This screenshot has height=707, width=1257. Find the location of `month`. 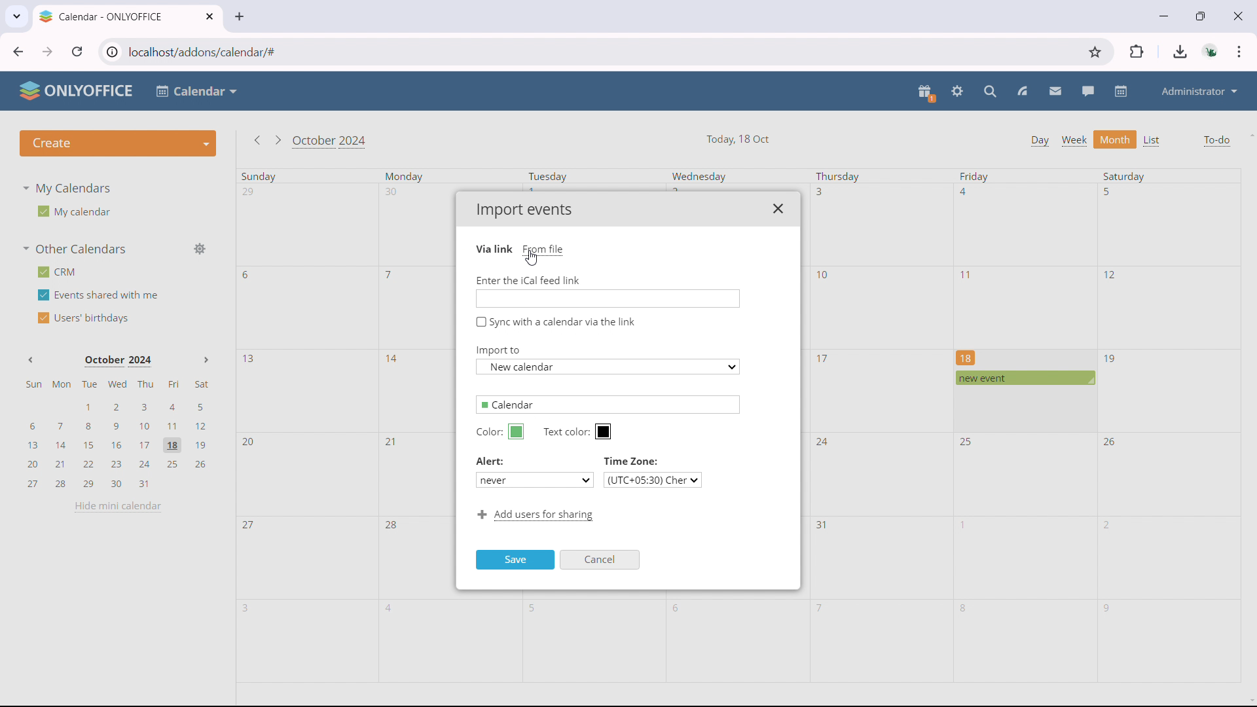

month is located at coordinates (1116, 139).